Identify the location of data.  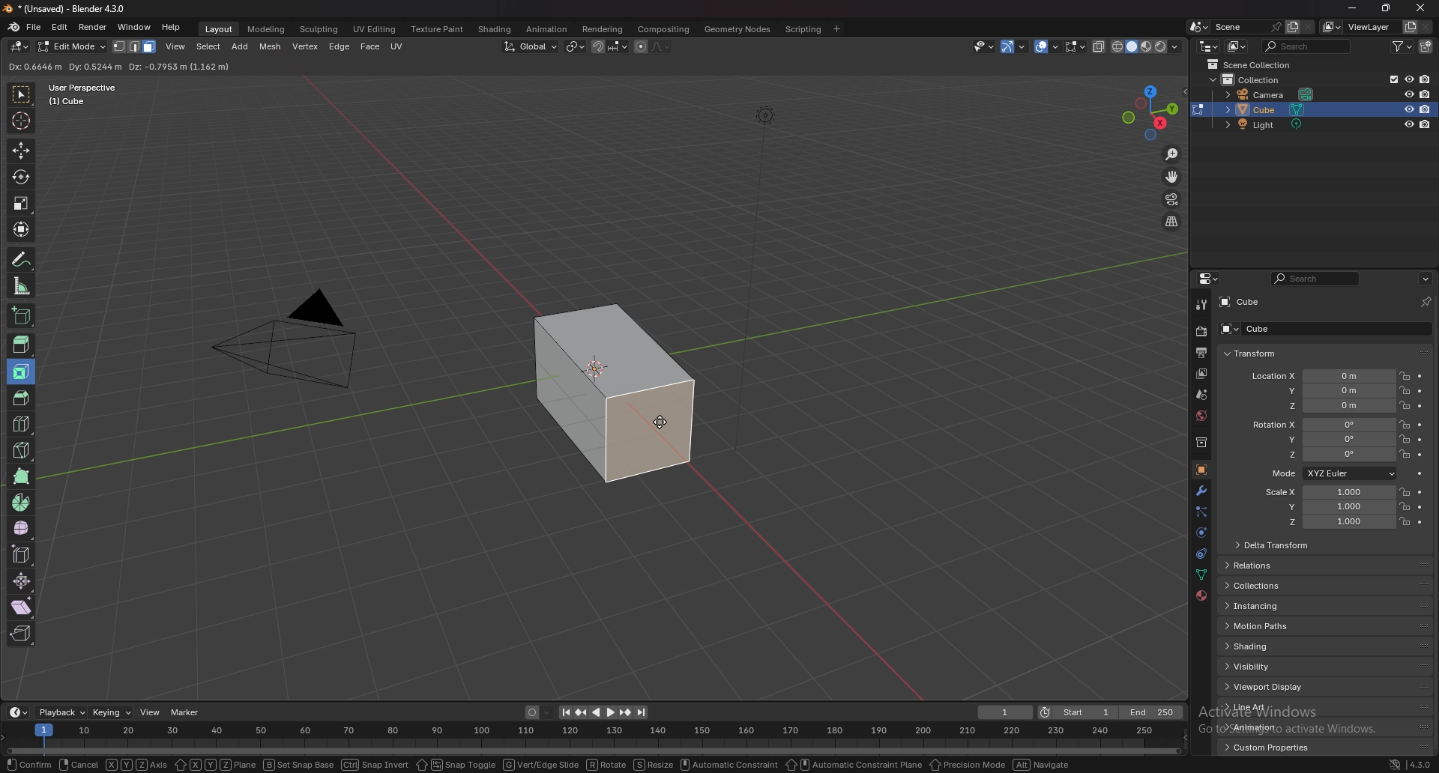
(1200, 576).